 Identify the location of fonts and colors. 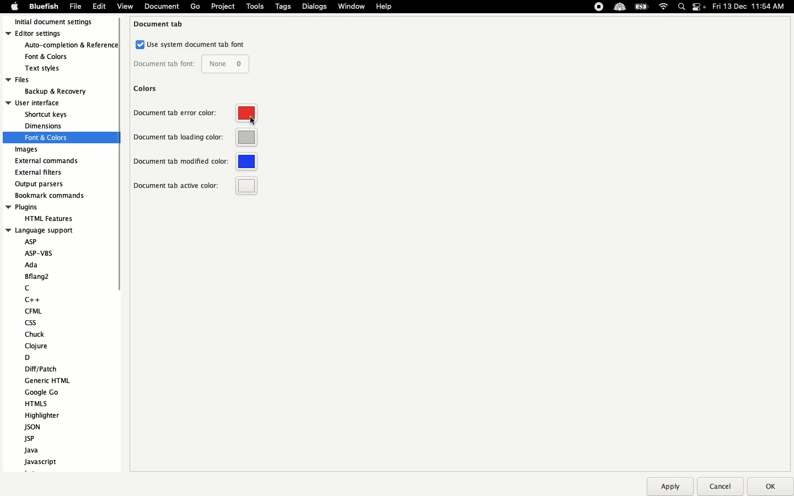
(61, 137).